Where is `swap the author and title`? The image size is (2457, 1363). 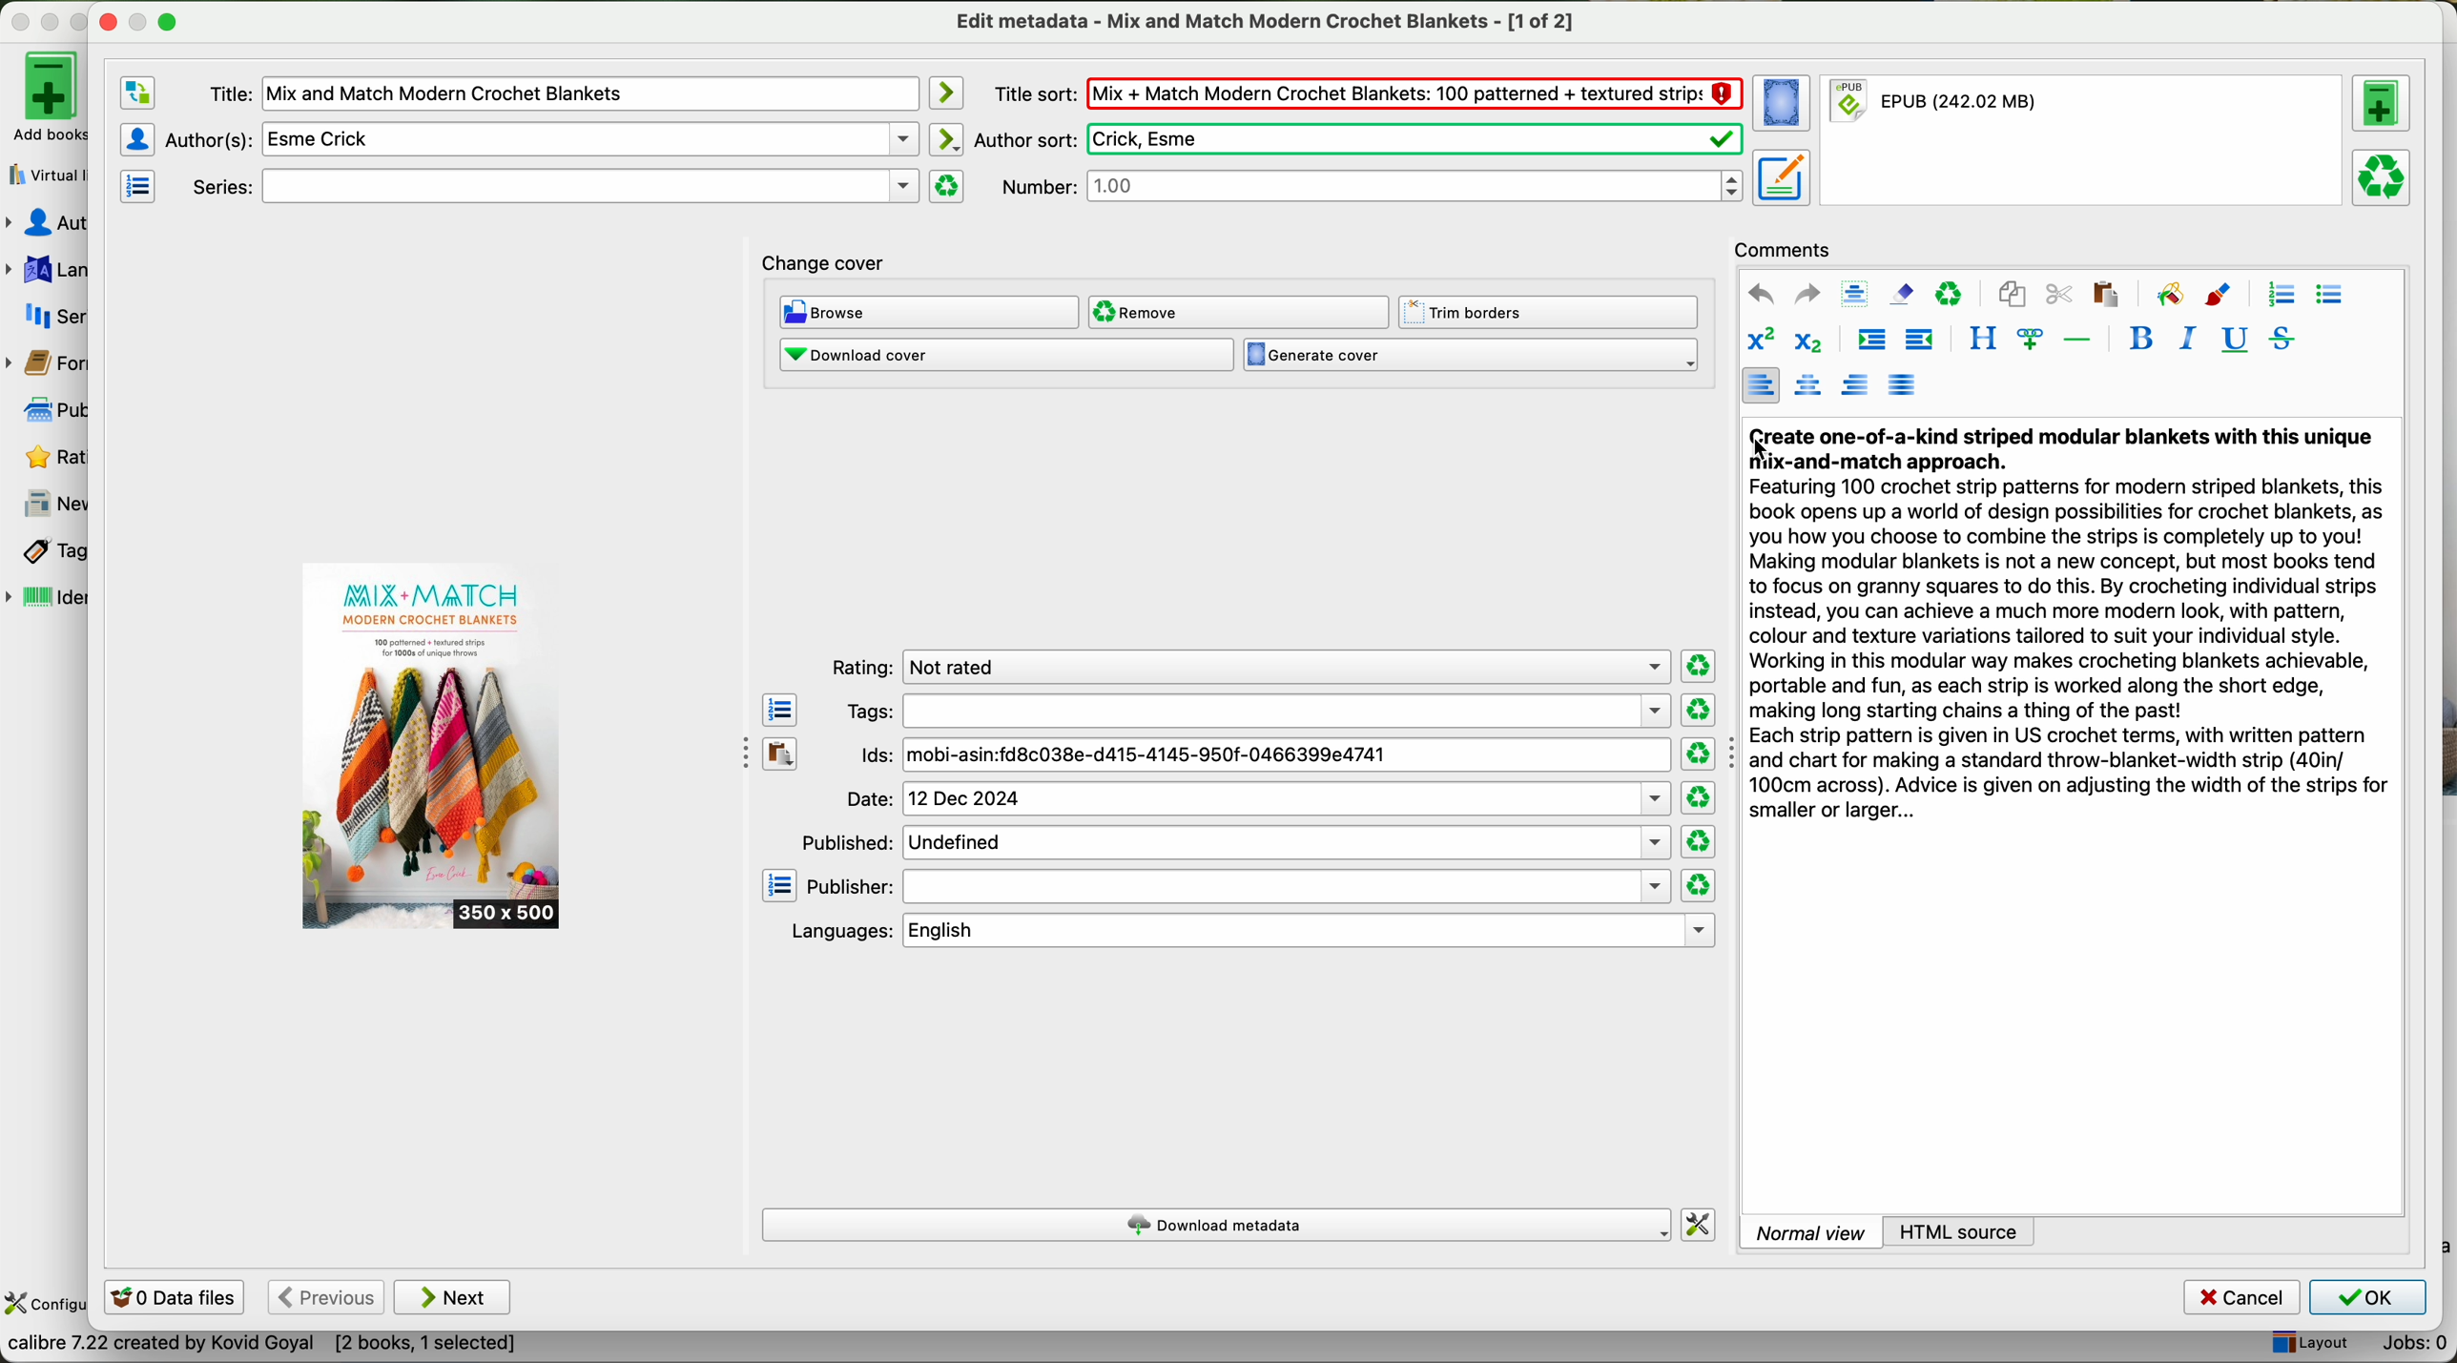 swap the author and title is located at coordinates (138, 93).